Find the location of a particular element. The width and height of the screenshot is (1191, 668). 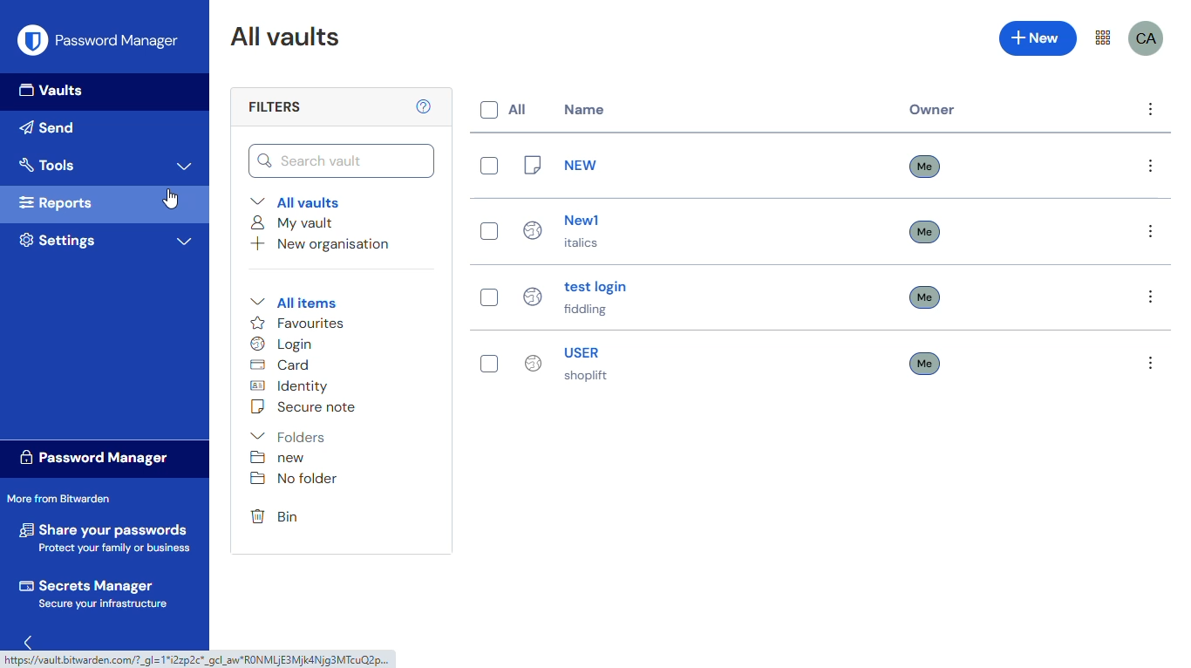

my vault is located at coordinates (294, 223).